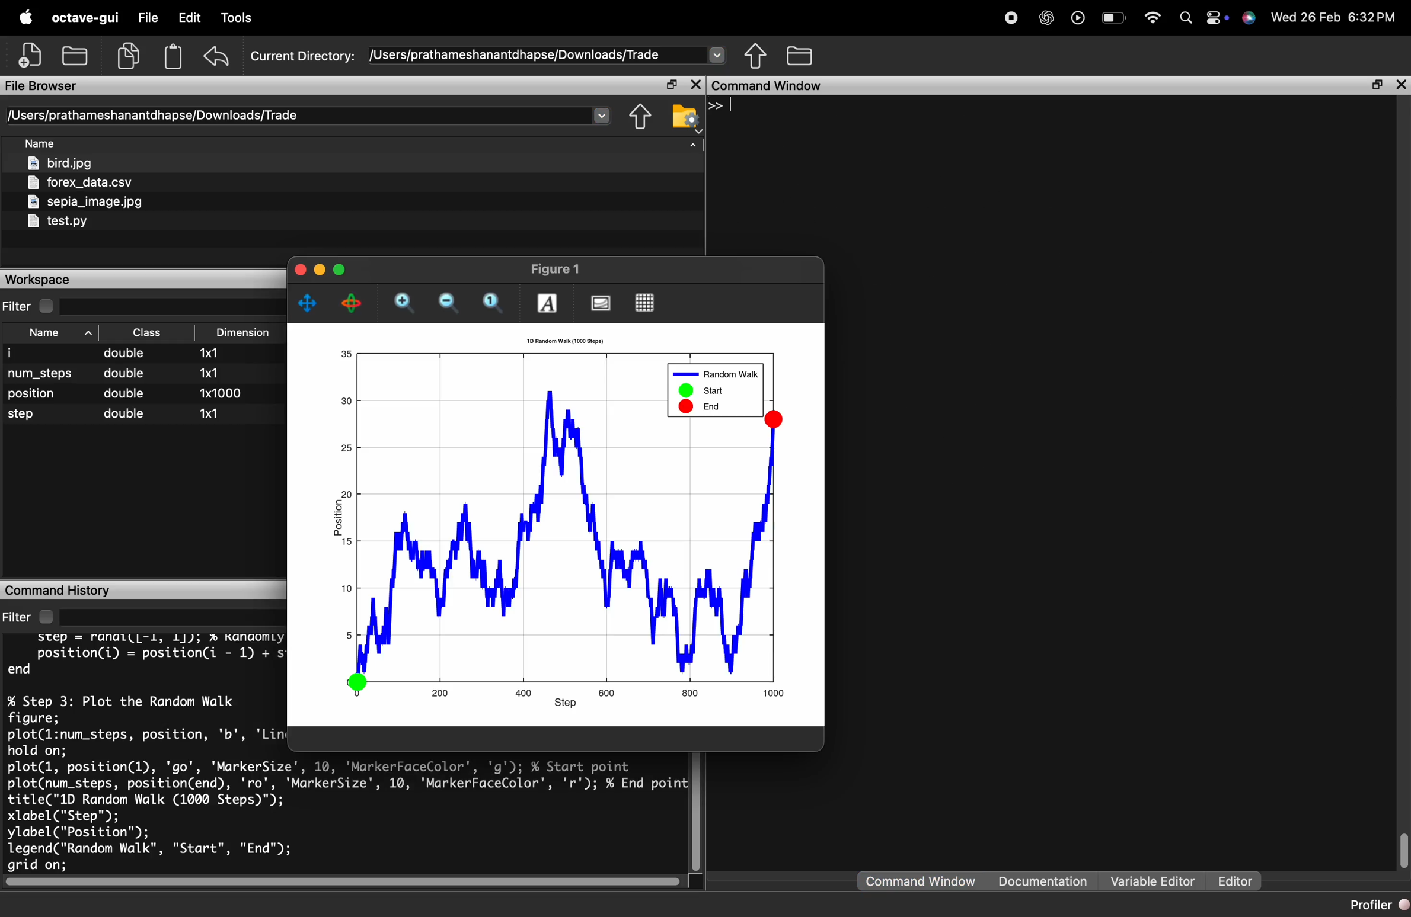  Describe the element at coordinates (31, 54) in the screenshot. I see `new script` at that location.